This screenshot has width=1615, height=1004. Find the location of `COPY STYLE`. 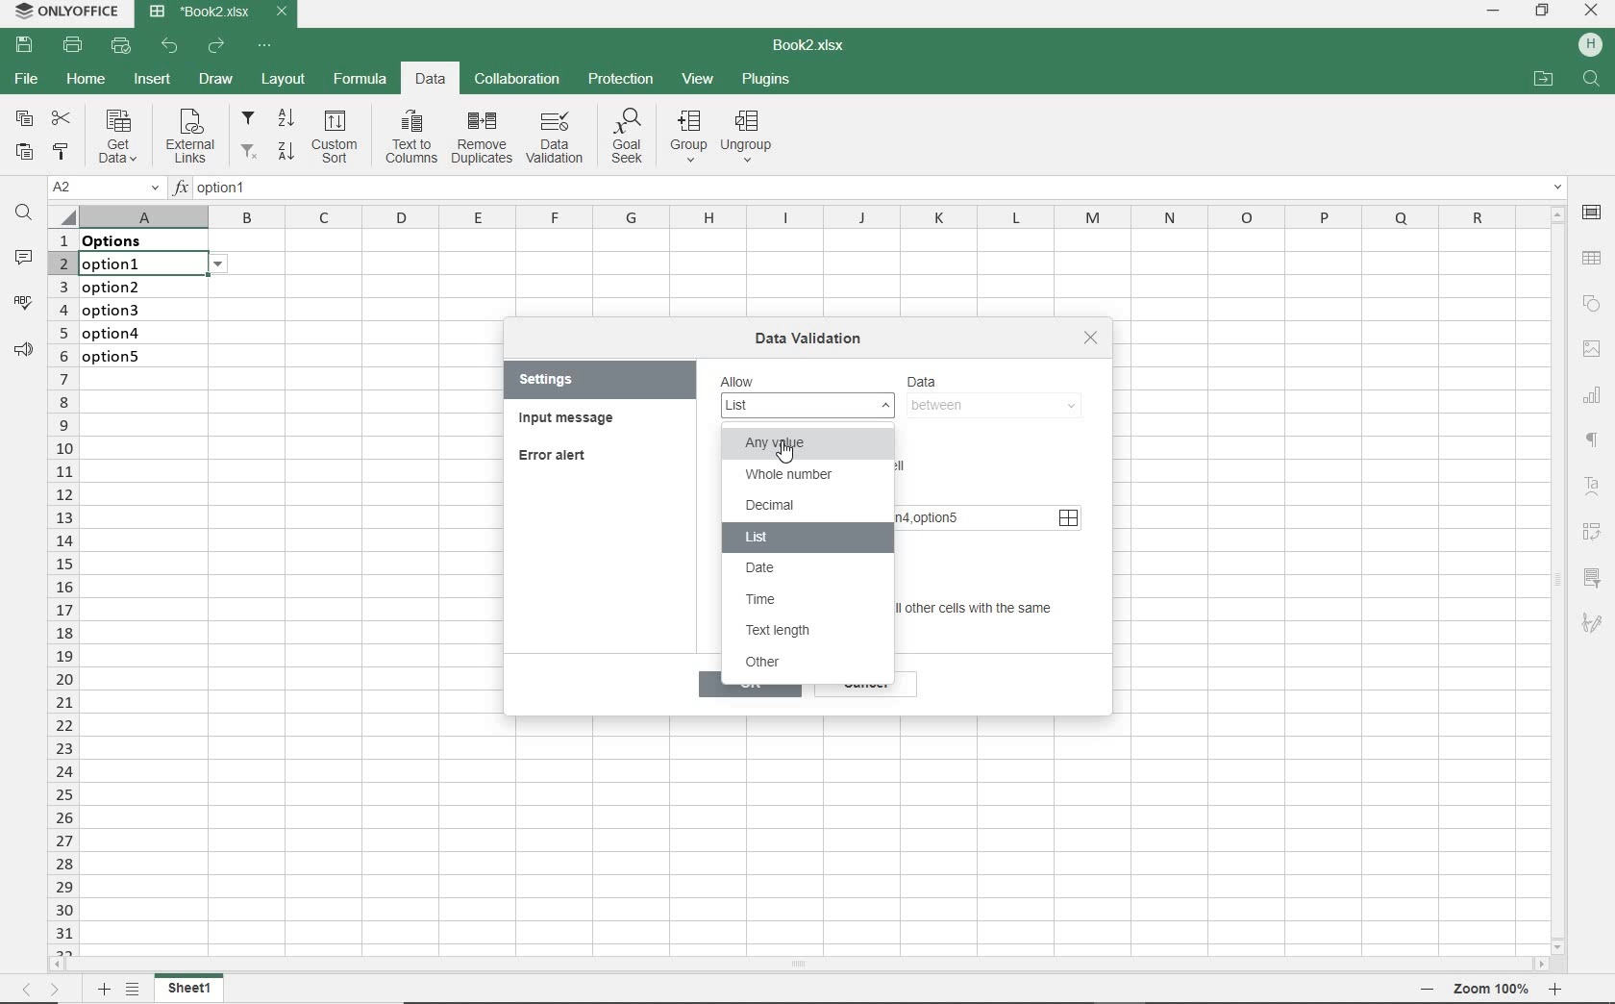

COPY STYLE is located at coordinates (62, 151).